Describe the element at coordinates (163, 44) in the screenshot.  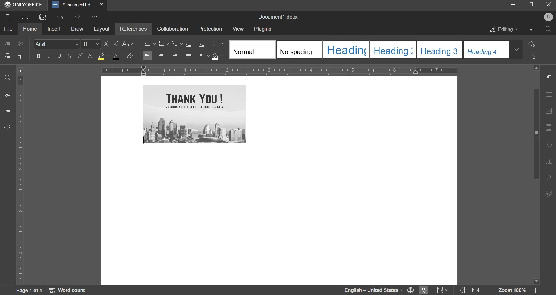
I see `numbering` at that location.